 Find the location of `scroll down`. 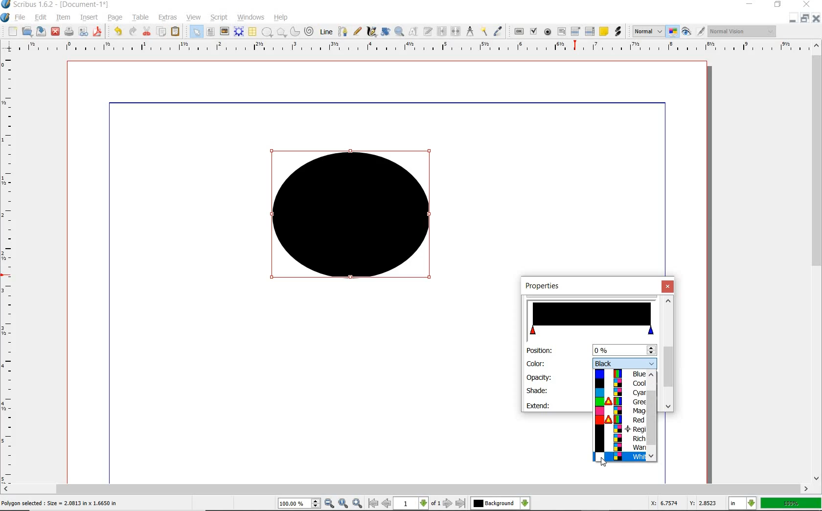

scroll down is located at coordinates (667, 407).